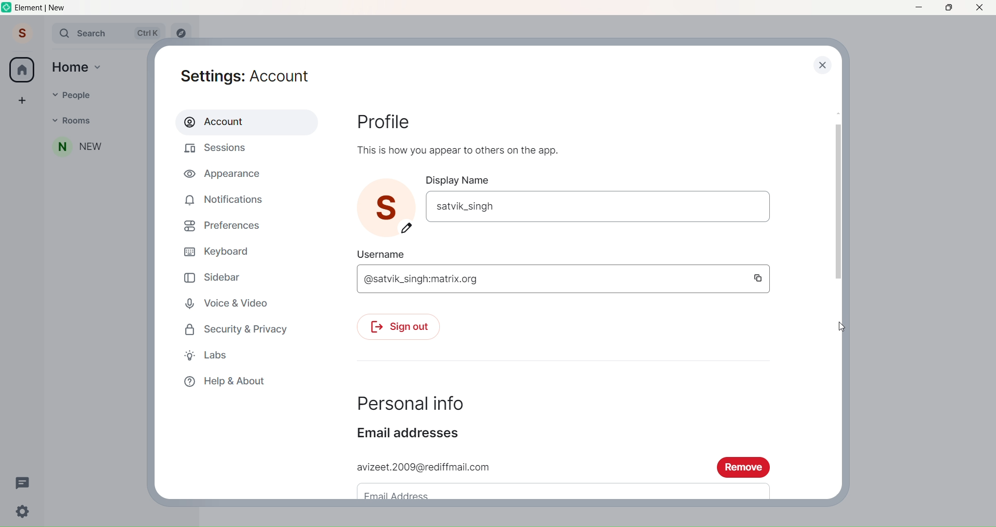  What do you see at coordinates (224, 251) in the screenshot?
I see `Keyboard` at bounding box center [224, 251].